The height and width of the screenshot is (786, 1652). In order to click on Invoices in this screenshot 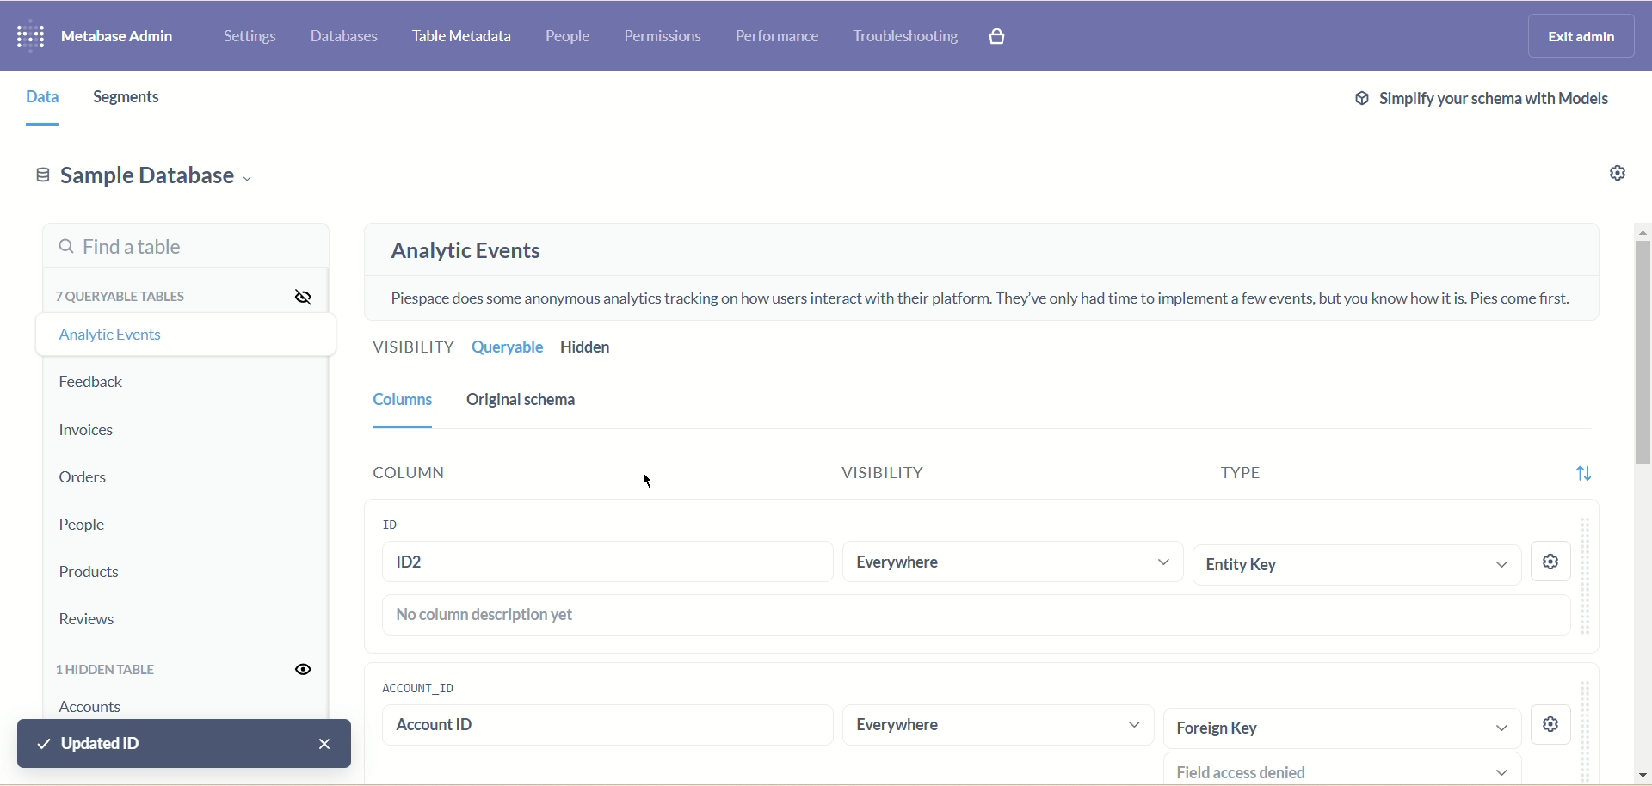, I will do `click(91, 427)`.